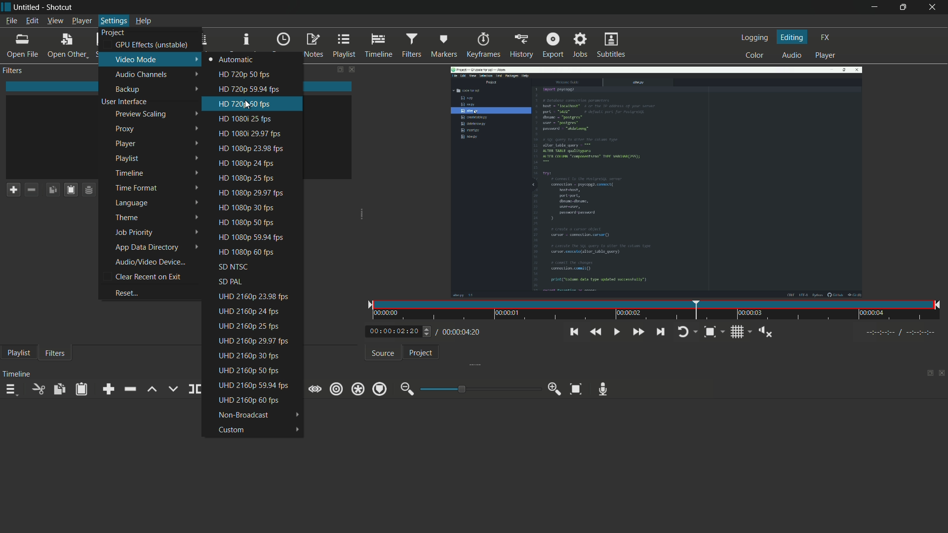  I want to click on project, so click(114, 33).